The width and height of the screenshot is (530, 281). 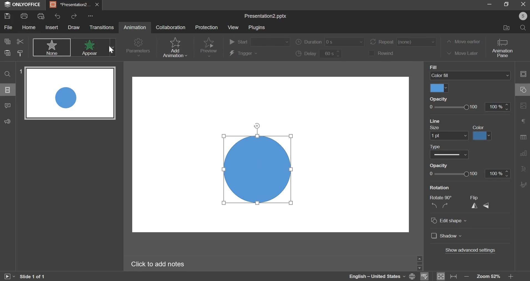 I want to click on slide 1, so click(x=73, y=95).